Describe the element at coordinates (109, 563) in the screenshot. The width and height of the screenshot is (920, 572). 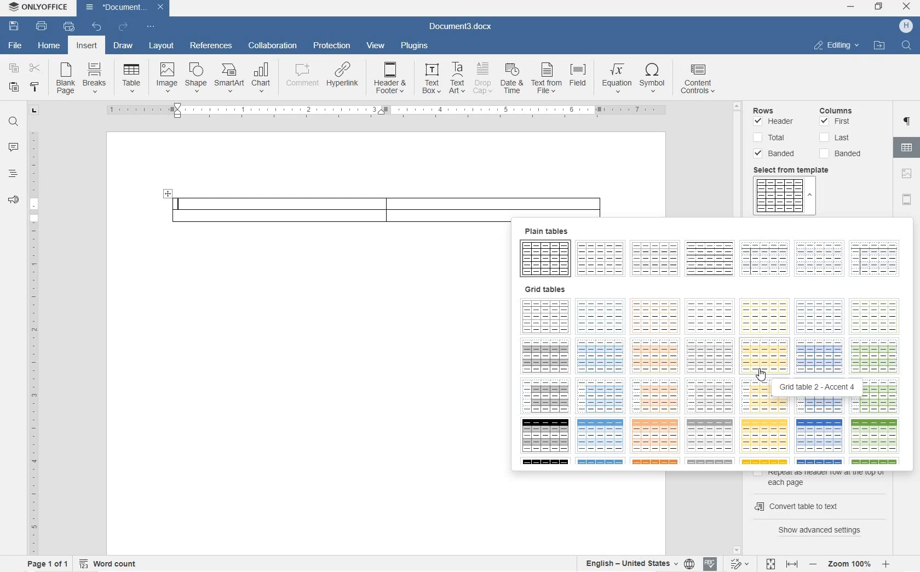
I see `WORD COUNT` at that location.